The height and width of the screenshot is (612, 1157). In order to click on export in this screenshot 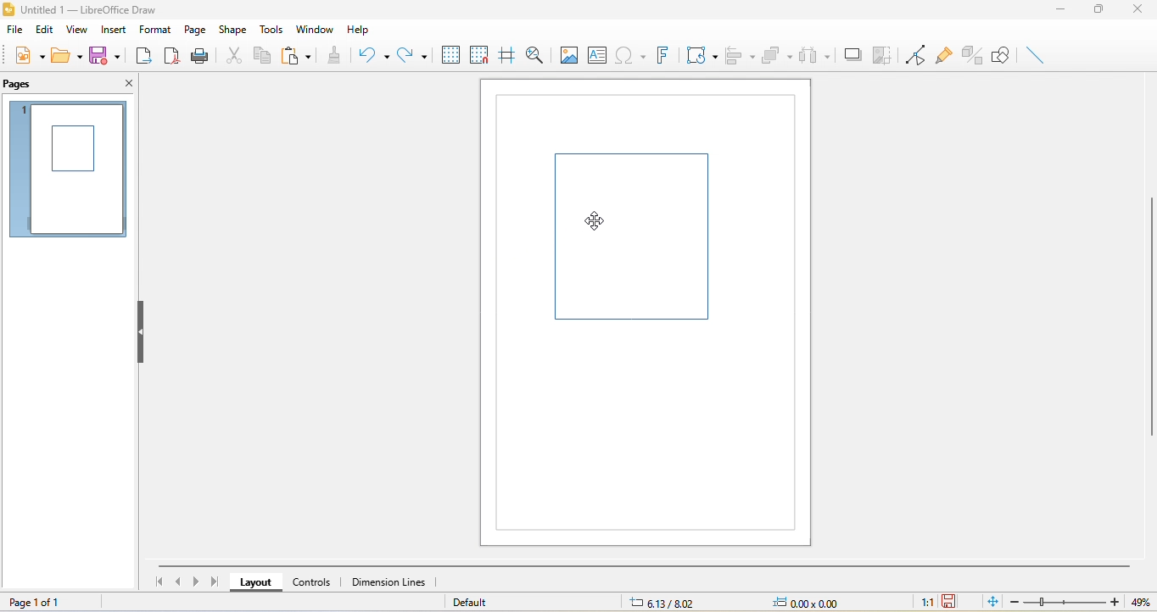, I will do `click(143, 58)`.